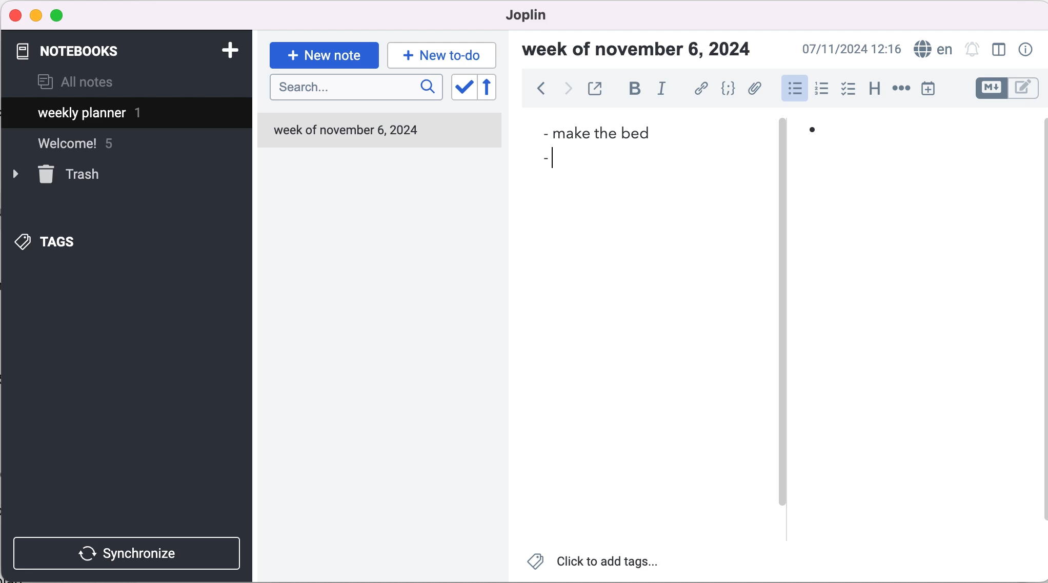 The height and width of the screenshot is (583, 1048). Describe the element at coordinates (600, 564) in the screenshot. I see `click to add tags` at that location.